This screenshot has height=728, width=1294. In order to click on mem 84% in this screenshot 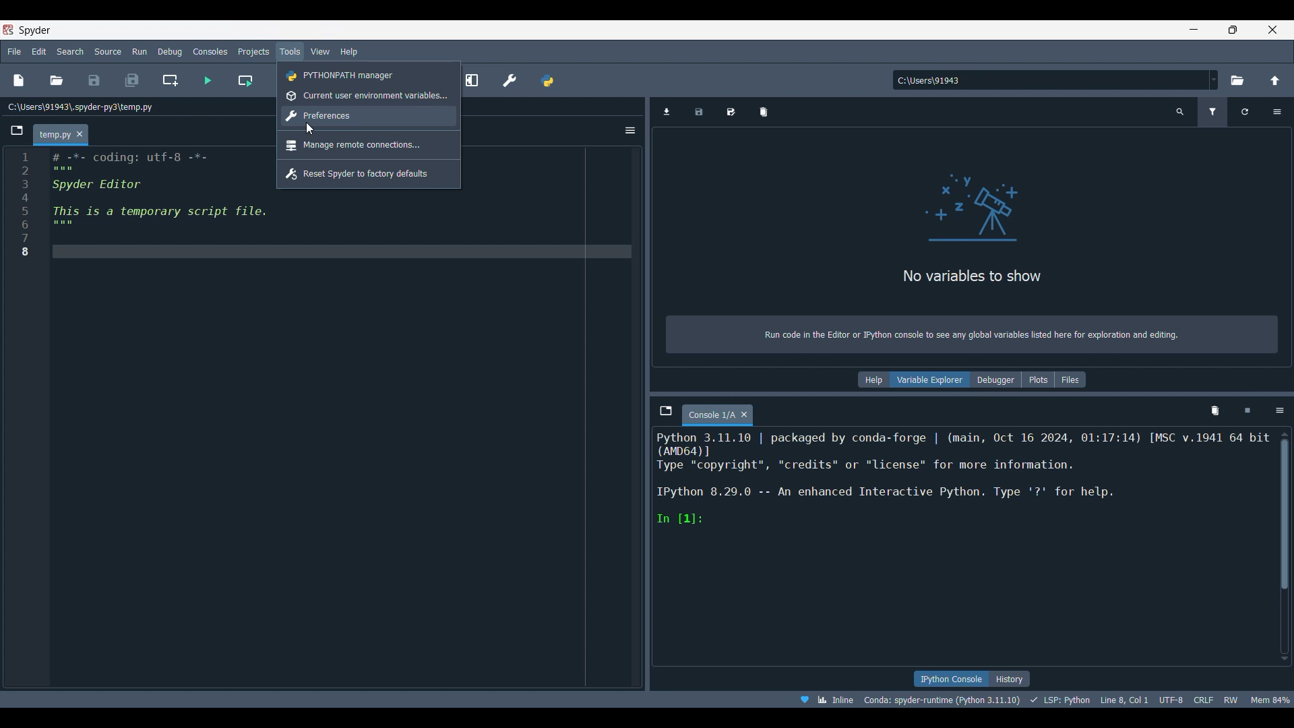, I will do `click(1271, 700)`.